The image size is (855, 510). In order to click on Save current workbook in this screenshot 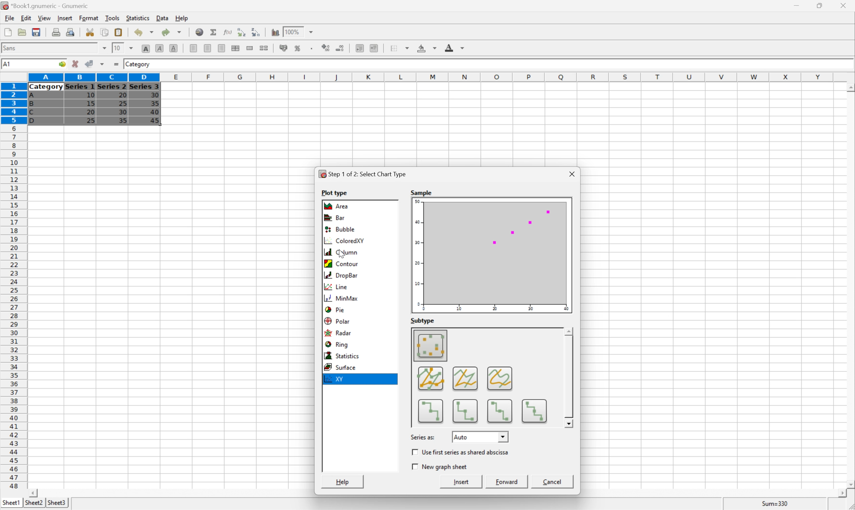, I will do `click(36, 32)`.